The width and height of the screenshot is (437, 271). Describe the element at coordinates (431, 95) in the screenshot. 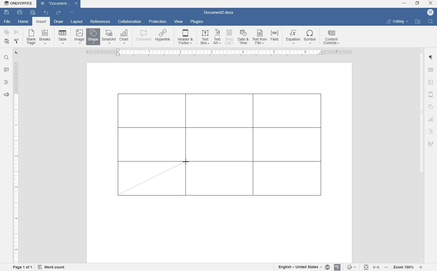

I see `header & footer` at that location.